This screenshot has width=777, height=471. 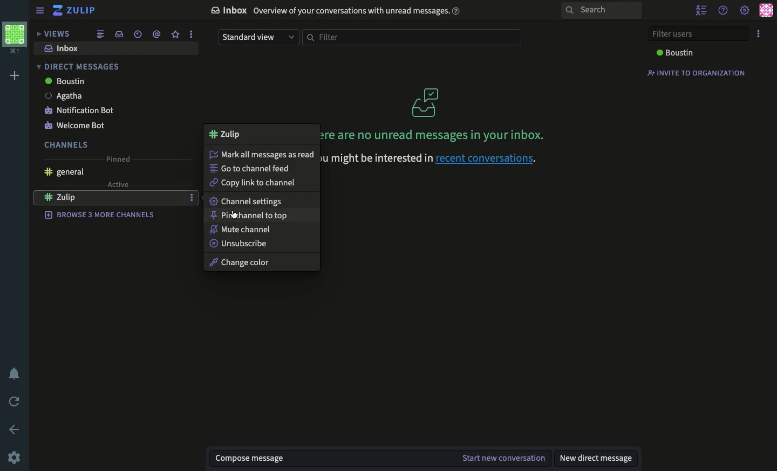 I want to click on Zulip, so click(x=73, y=198).